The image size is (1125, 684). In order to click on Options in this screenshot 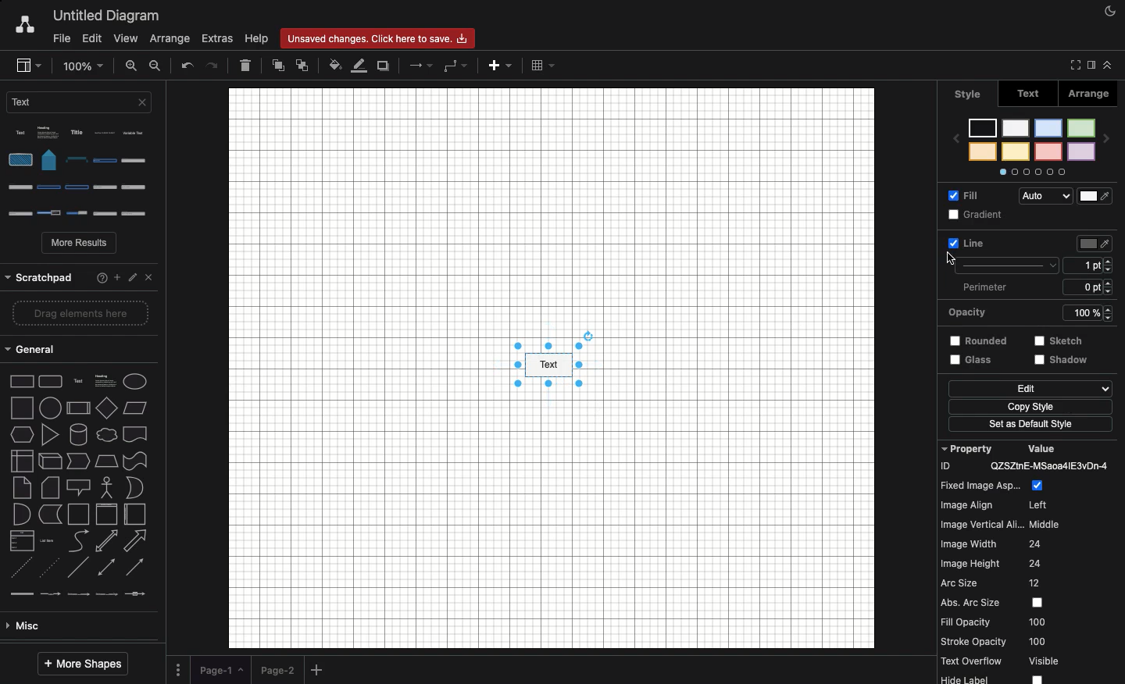, I will do `click(84, 173)`.